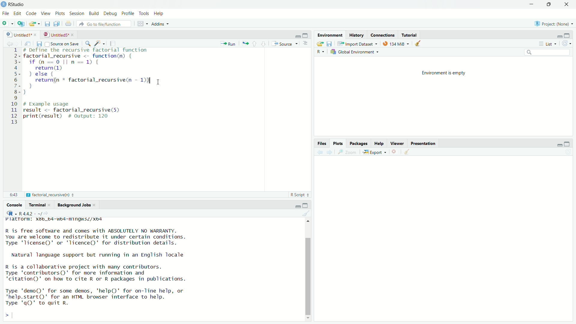 The image size is (576, 324). I want to click on R Script, so click(299, 195).